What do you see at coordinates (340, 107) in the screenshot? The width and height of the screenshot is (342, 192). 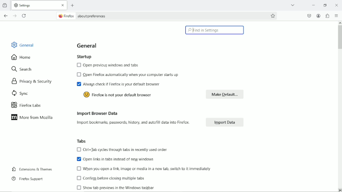 I see `vertical scroll bar` at bounding box center [340, 107].